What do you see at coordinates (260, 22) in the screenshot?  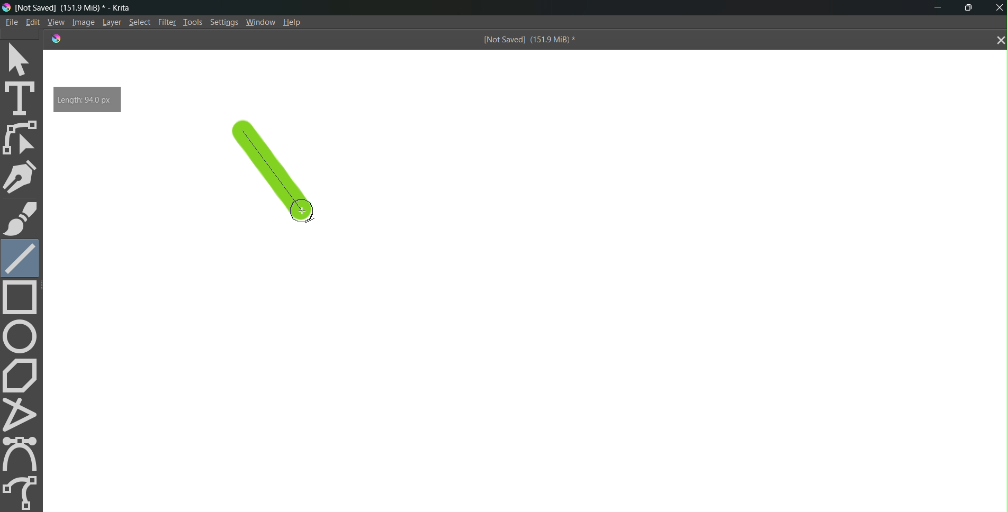 I see `Window` at bounding box center [260, 22].